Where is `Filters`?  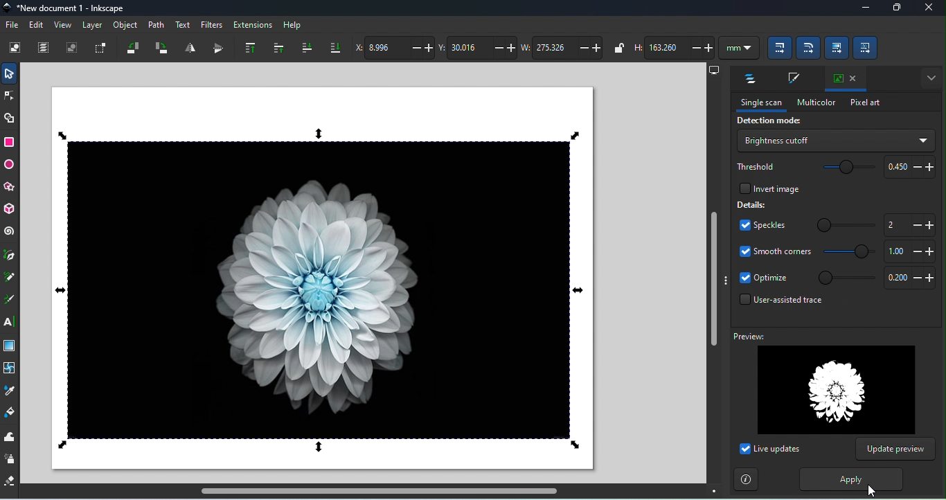 Filters is located at coordinates (212, 24).